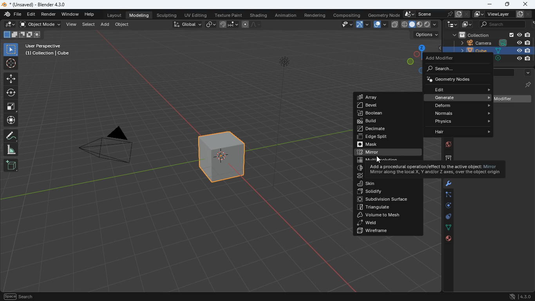 This screenshot has height=301, width=535. What do you see at coordinates (10, 65) in the screenshot?
I see `aim` at bounding box center [10, 65].